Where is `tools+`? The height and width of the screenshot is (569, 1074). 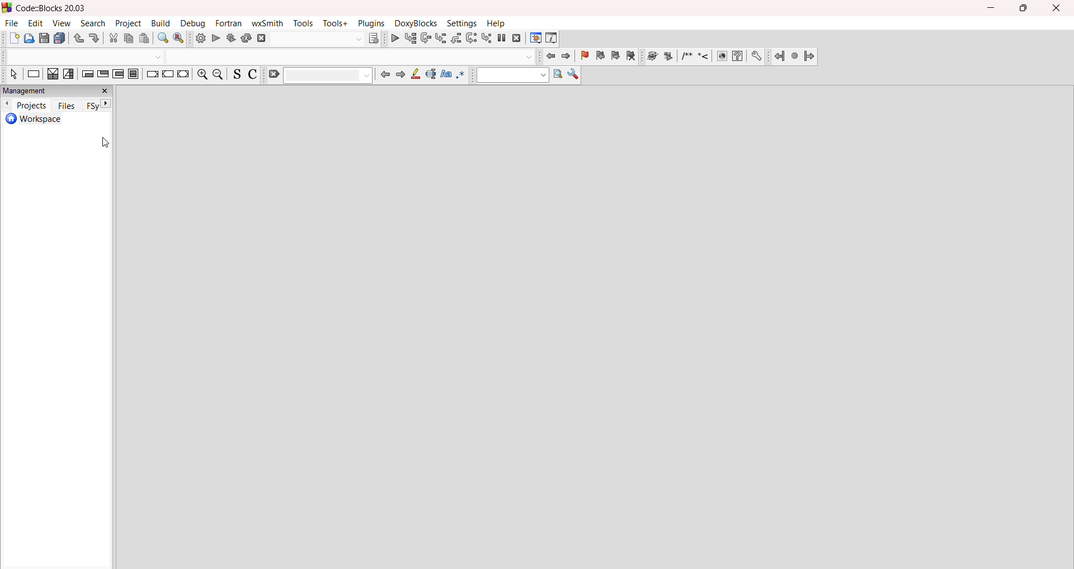
tools+ is located at coordinates (335, 23).